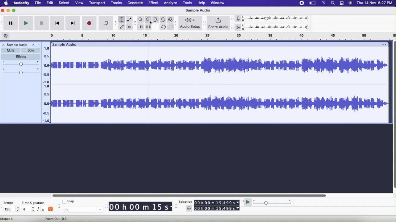 The image size is (396, 222). I want to click on Selection Tool, so click(122, 19).